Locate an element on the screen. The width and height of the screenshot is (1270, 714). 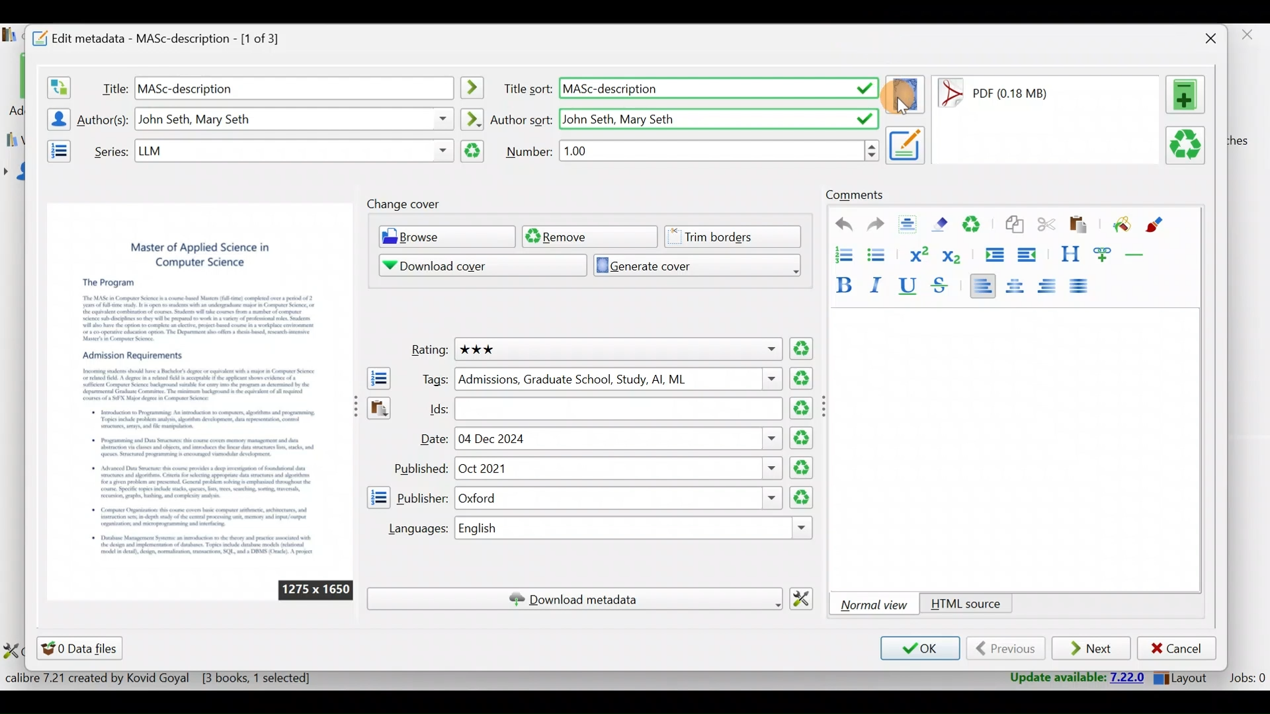
Publisher is located at coordinates (423, 496).